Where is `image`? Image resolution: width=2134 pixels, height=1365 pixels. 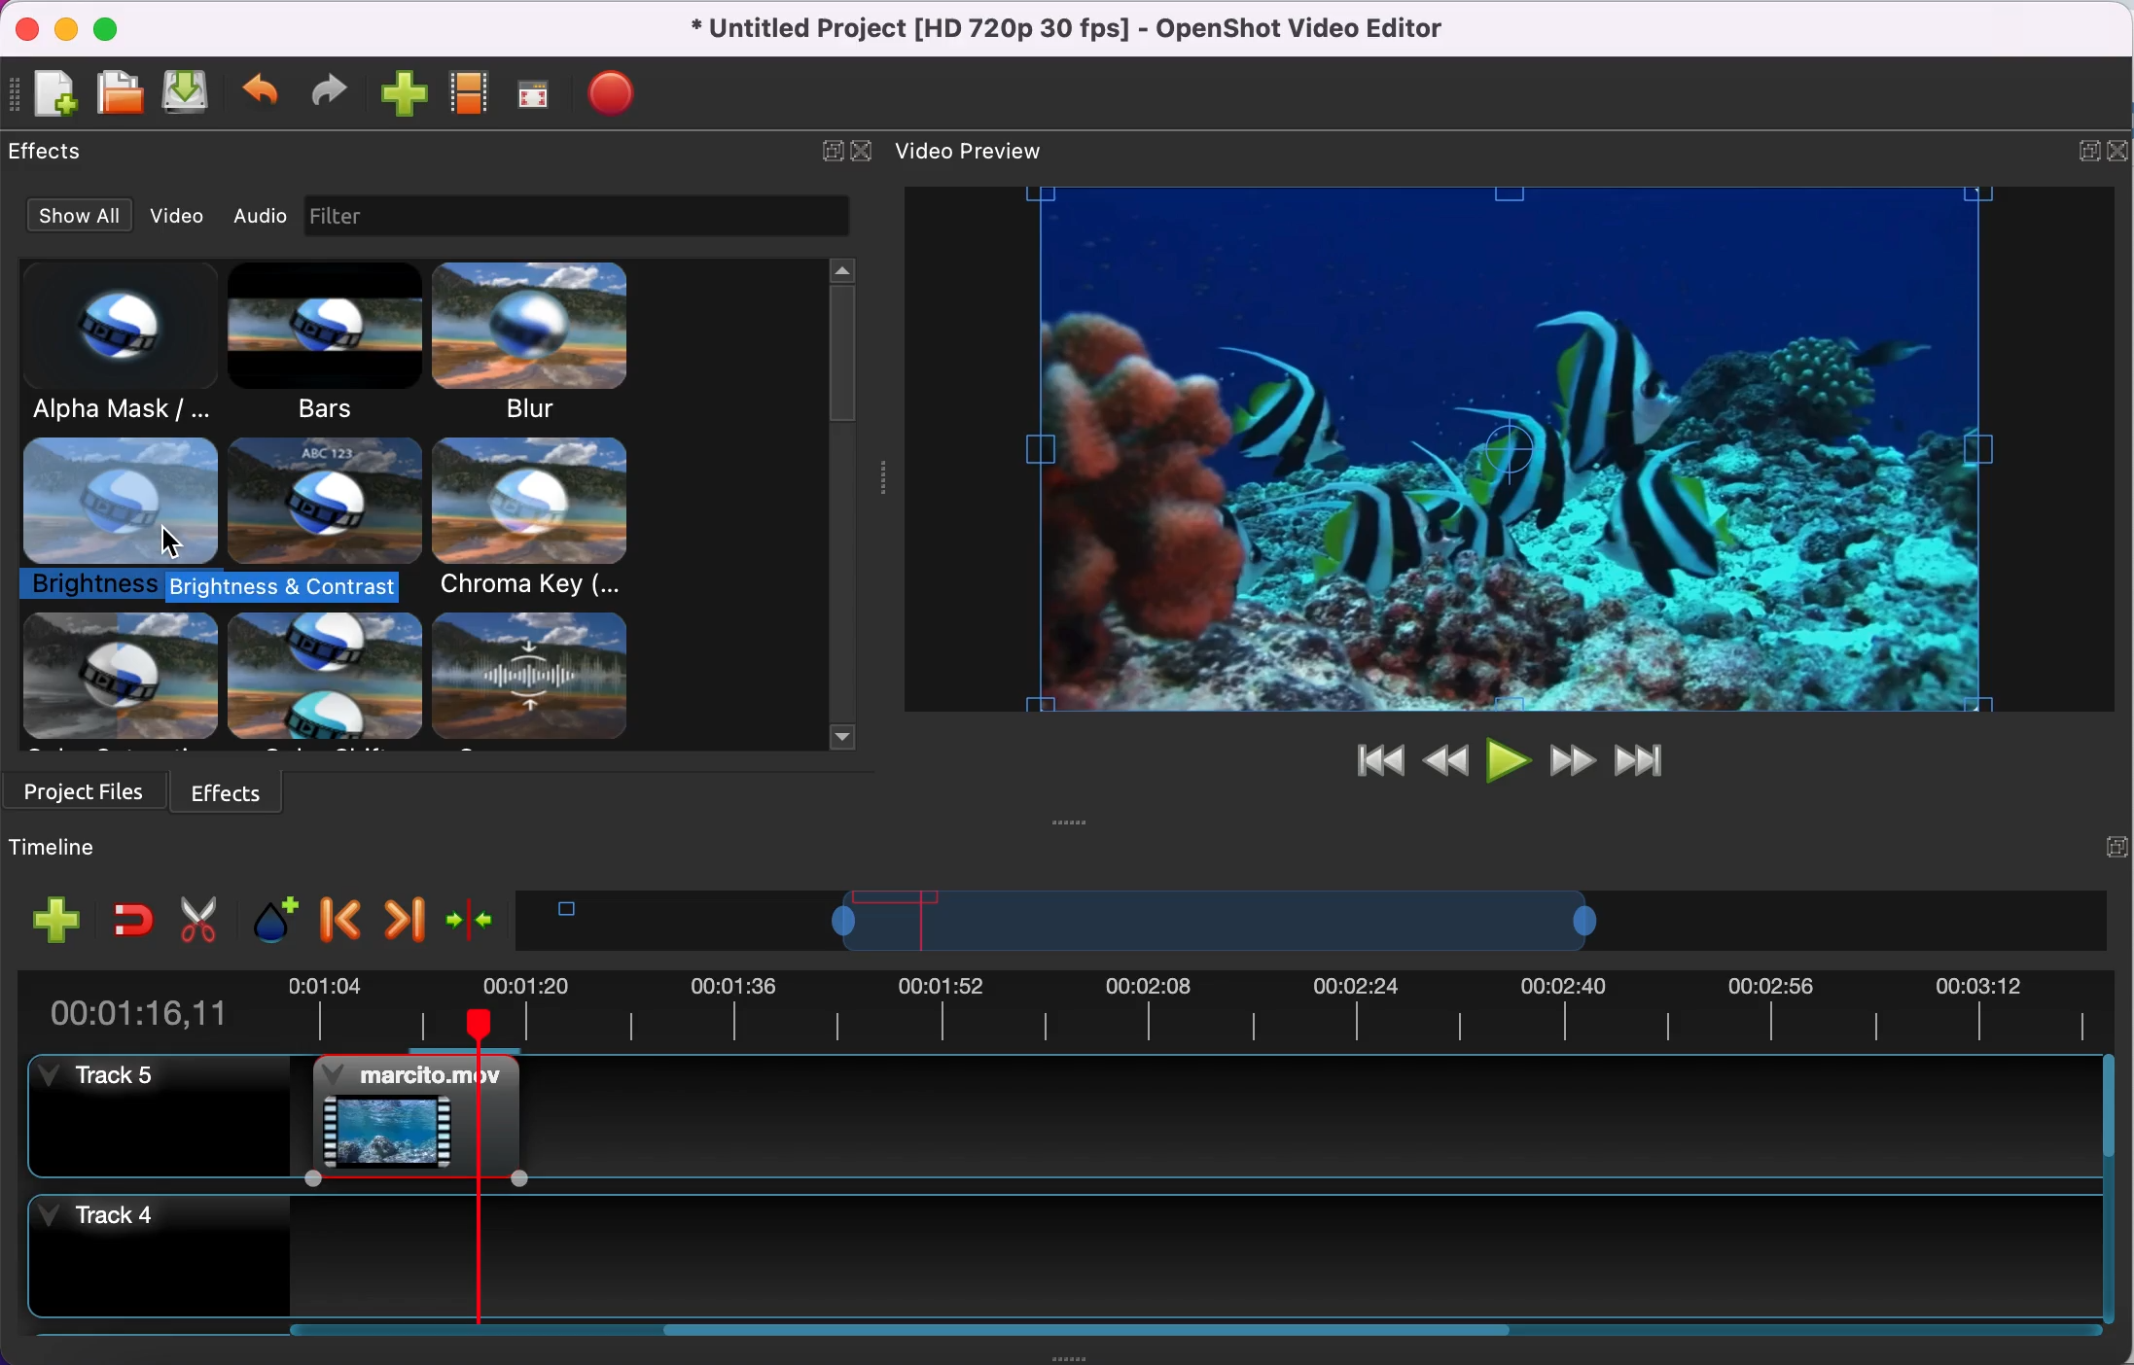
image is located at coordinates (340, 217).